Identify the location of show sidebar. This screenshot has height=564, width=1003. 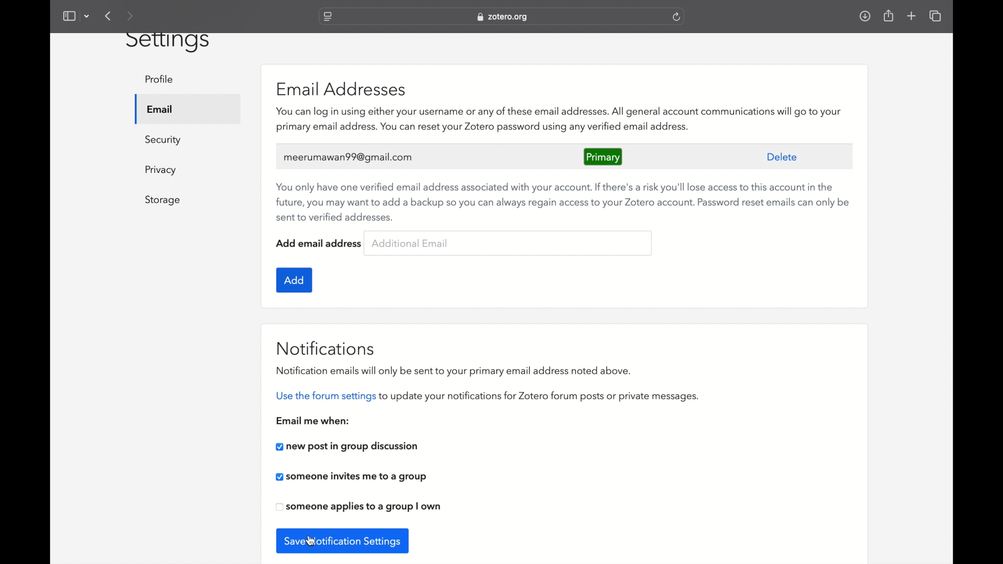
(68, 16).